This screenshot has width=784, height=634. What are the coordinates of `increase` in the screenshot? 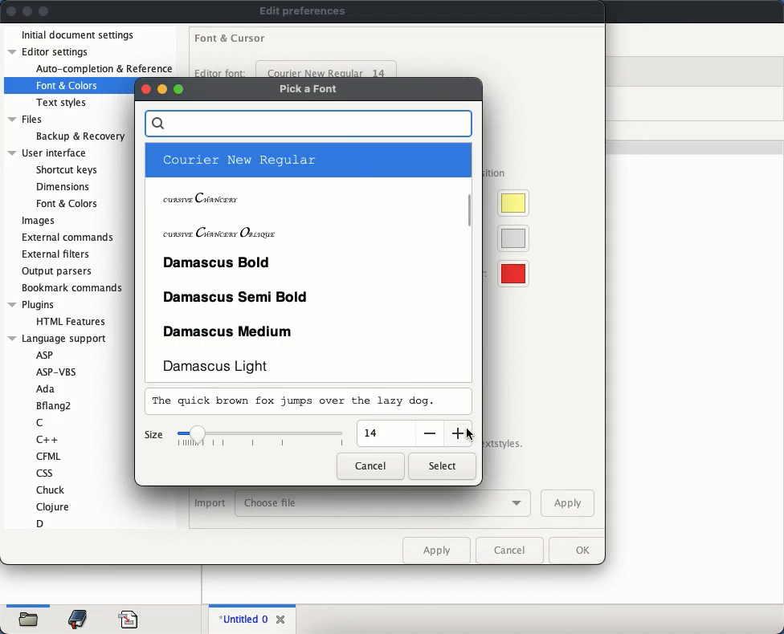 It's located at (457, 431).